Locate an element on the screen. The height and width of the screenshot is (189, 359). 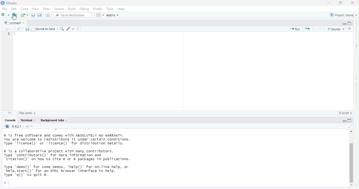
 Source on Save is located at coordinates (44, 29).